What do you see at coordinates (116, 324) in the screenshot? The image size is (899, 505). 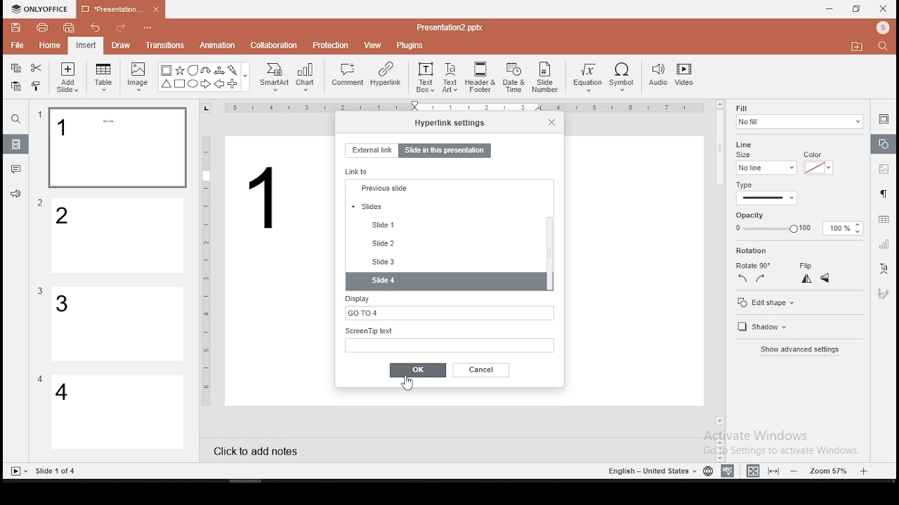 I see `slide 3` at bounding box center [116, 324].